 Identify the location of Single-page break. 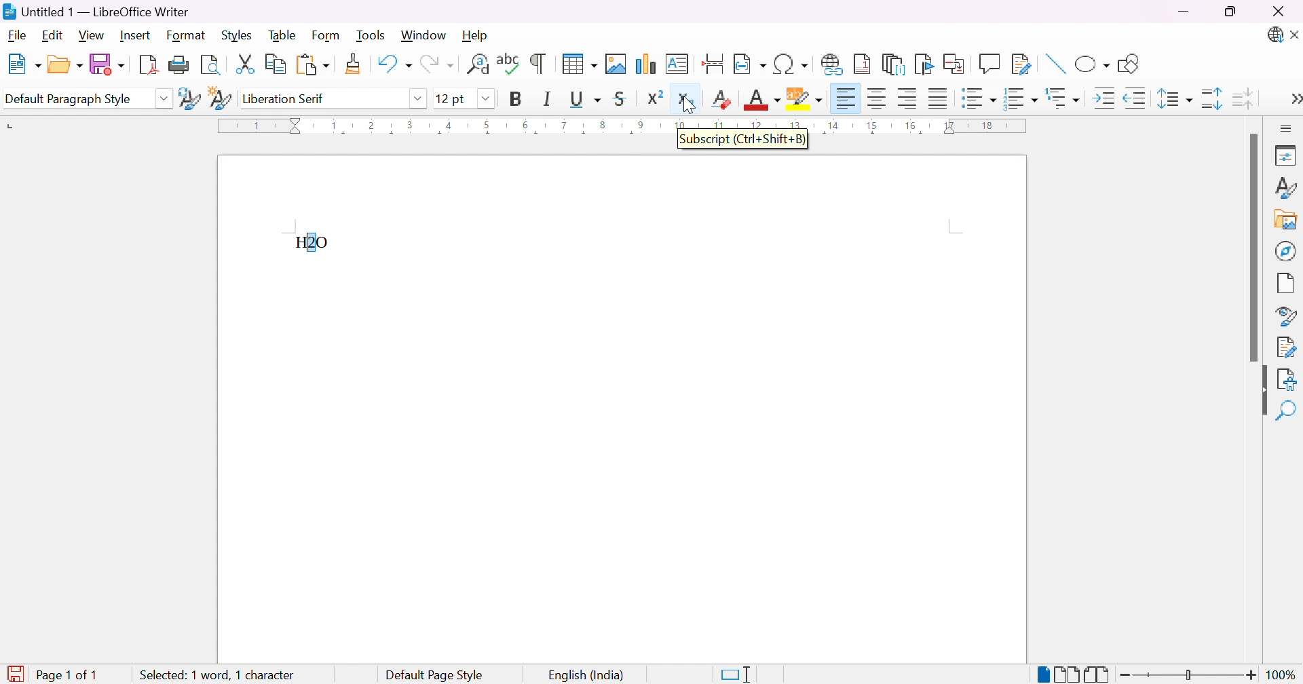
(1042, 675).